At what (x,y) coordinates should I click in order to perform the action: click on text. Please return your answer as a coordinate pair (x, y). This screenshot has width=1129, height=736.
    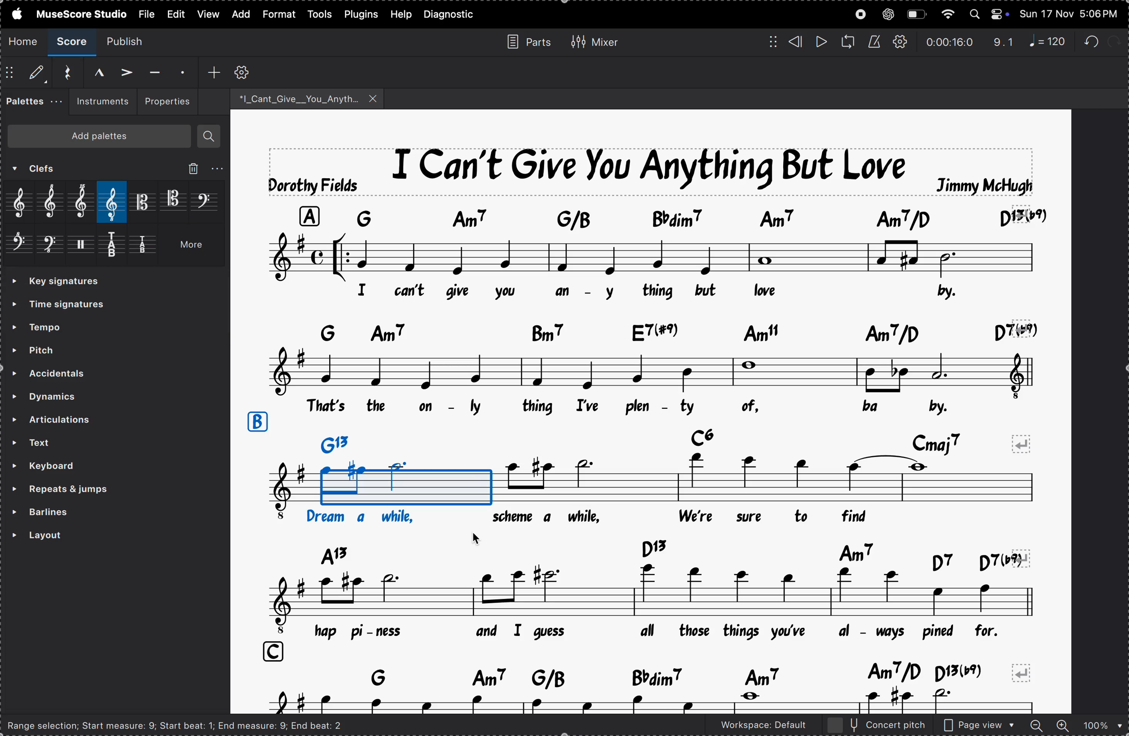
    Looking at the image, I should click on (97, 442).